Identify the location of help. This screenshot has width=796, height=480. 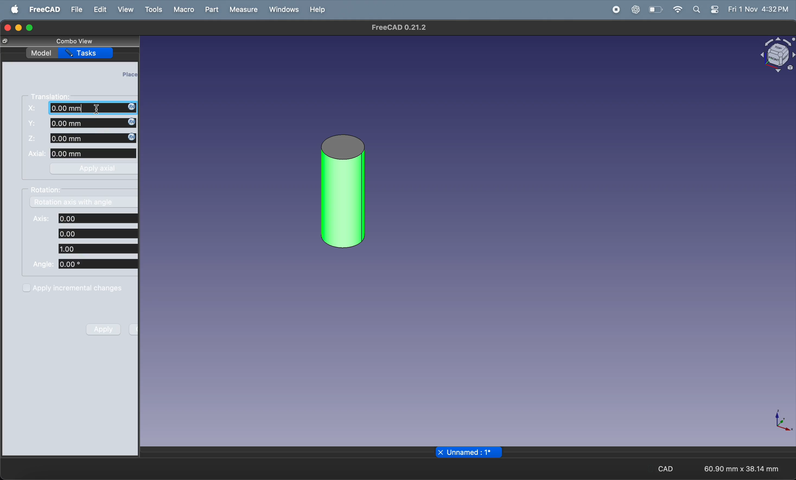
(316, 11).